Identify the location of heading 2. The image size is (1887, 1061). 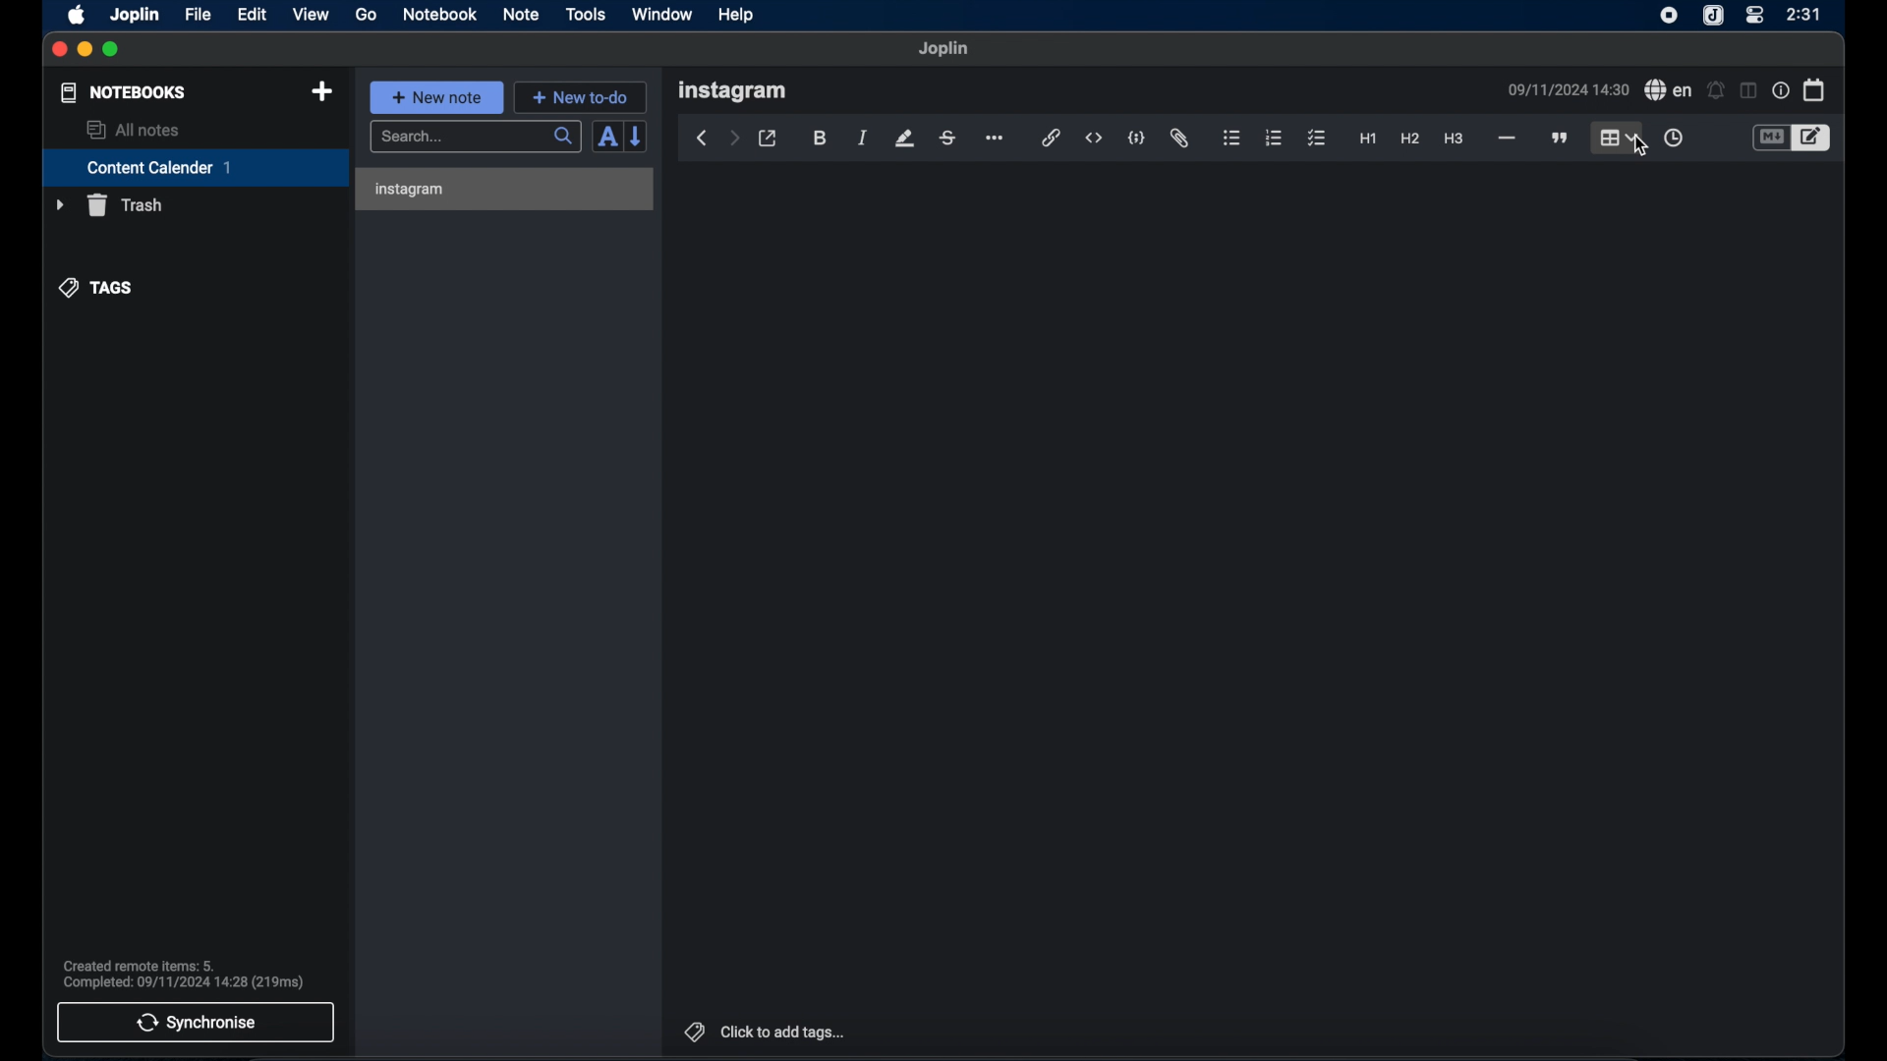
(1410, 139).